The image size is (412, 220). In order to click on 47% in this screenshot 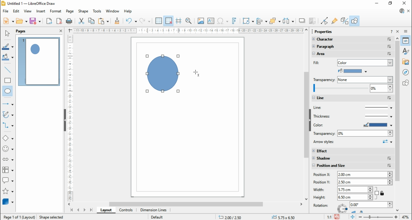, I will do `click(406, 217)`.